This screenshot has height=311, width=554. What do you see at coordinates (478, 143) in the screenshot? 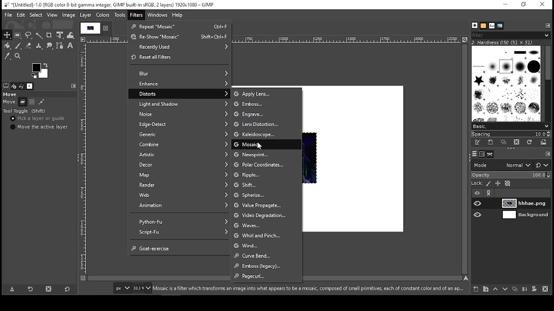
I see `edit this brush` at bounding box center [478, 143].